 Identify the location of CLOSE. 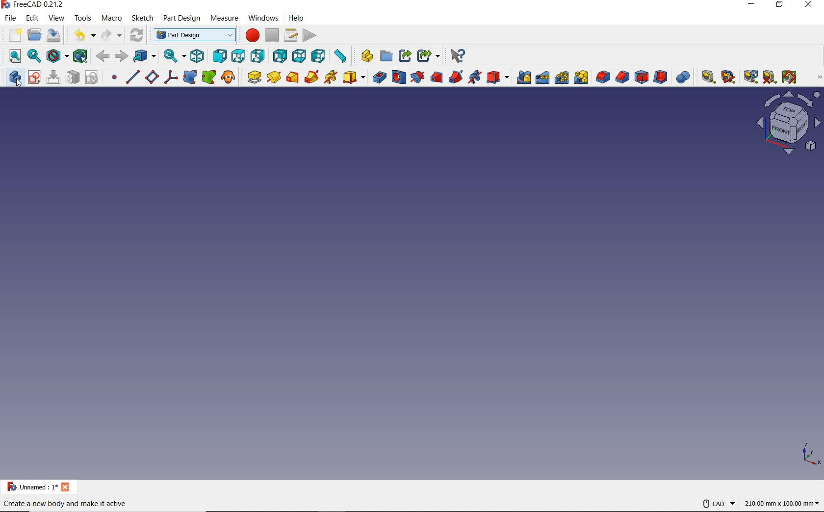
(810, 6).